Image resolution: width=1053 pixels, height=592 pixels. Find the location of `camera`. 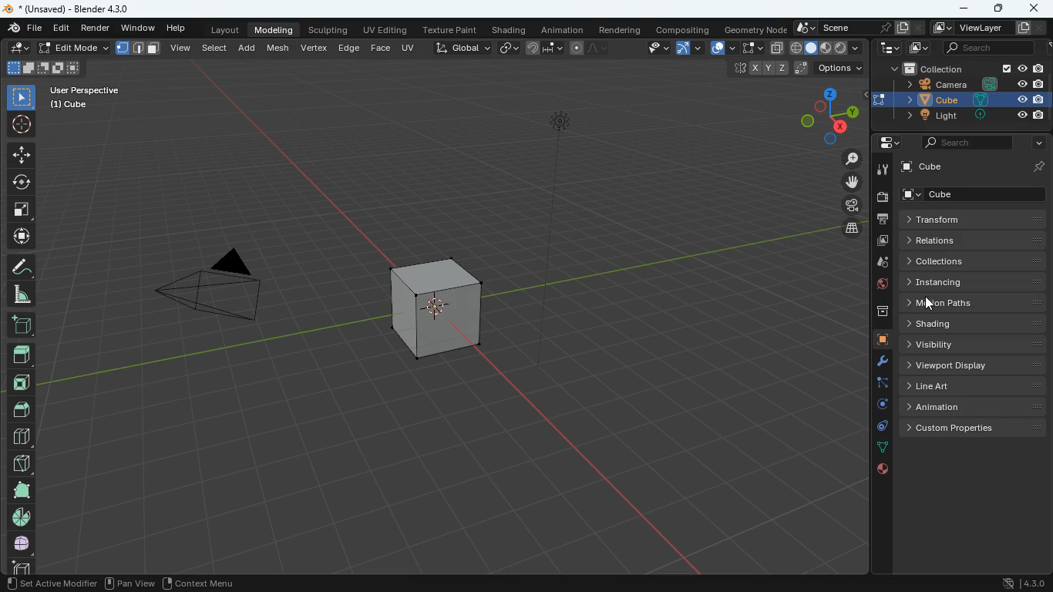

camera is located at coordinates (968, 84).